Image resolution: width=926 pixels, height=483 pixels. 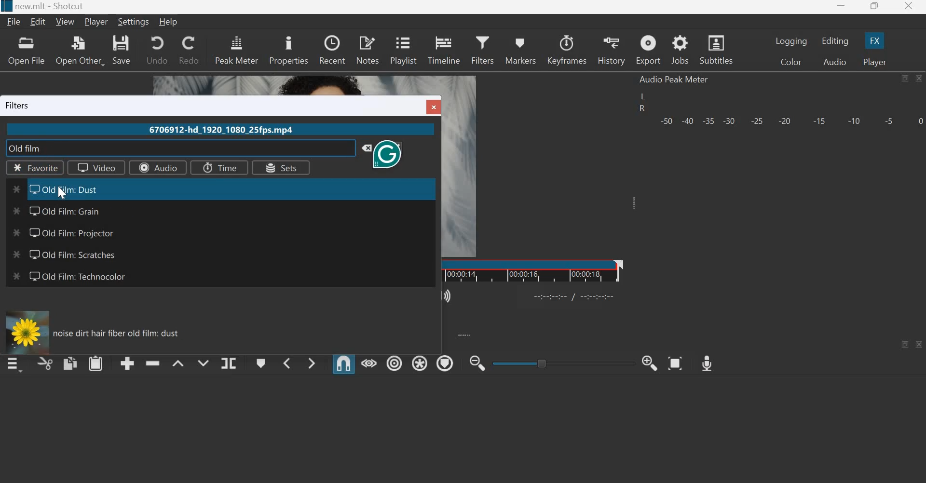 What do you see at coordinates (533, 270) in the screenshot?
I see `Timeline ruler` at bounding box center [533, 270].